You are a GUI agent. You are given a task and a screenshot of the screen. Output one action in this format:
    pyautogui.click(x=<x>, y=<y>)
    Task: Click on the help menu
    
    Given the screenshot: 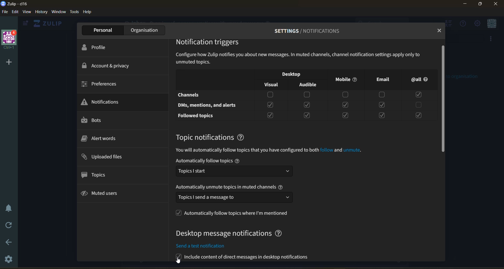 What is the action you would take?
    pyautogui.click(x=463, y=24)
    